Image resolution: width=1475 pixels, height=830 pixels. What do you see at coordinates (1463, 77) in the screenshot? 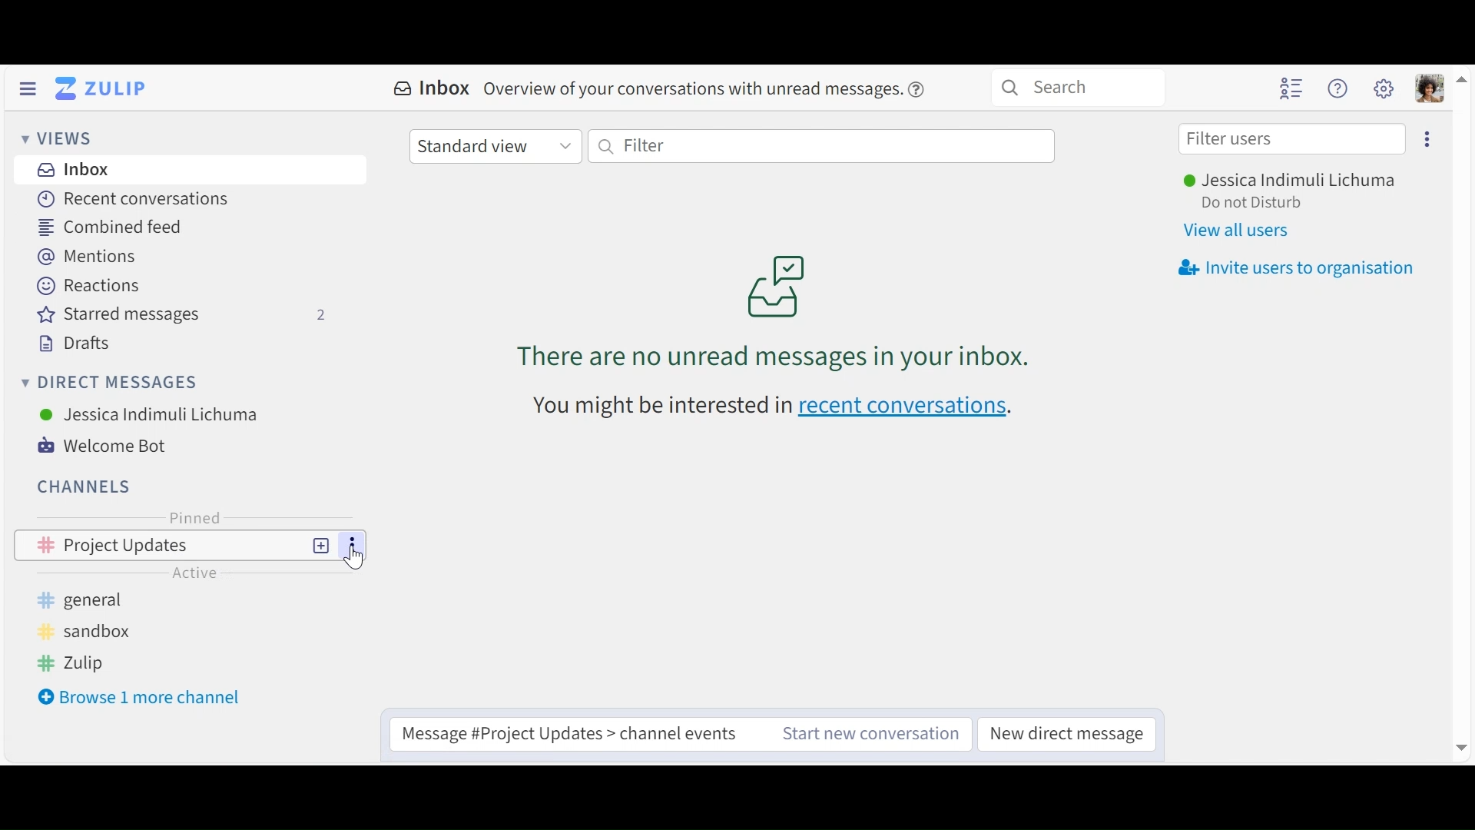
I see `Up` at bounding box center [1463, 77].